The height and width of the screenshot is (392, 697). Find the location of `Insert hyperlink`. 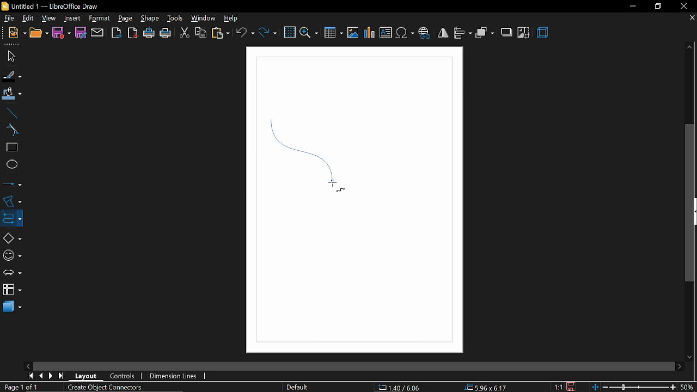

Insert hyperlink is located at coordinates (424, 34).